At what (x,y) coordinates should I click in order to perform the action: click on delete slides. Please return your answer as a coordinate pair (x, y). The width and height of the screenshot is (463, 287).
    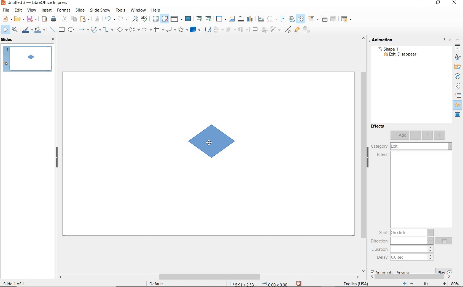
    Looking at the image, I should click on (334, 19).